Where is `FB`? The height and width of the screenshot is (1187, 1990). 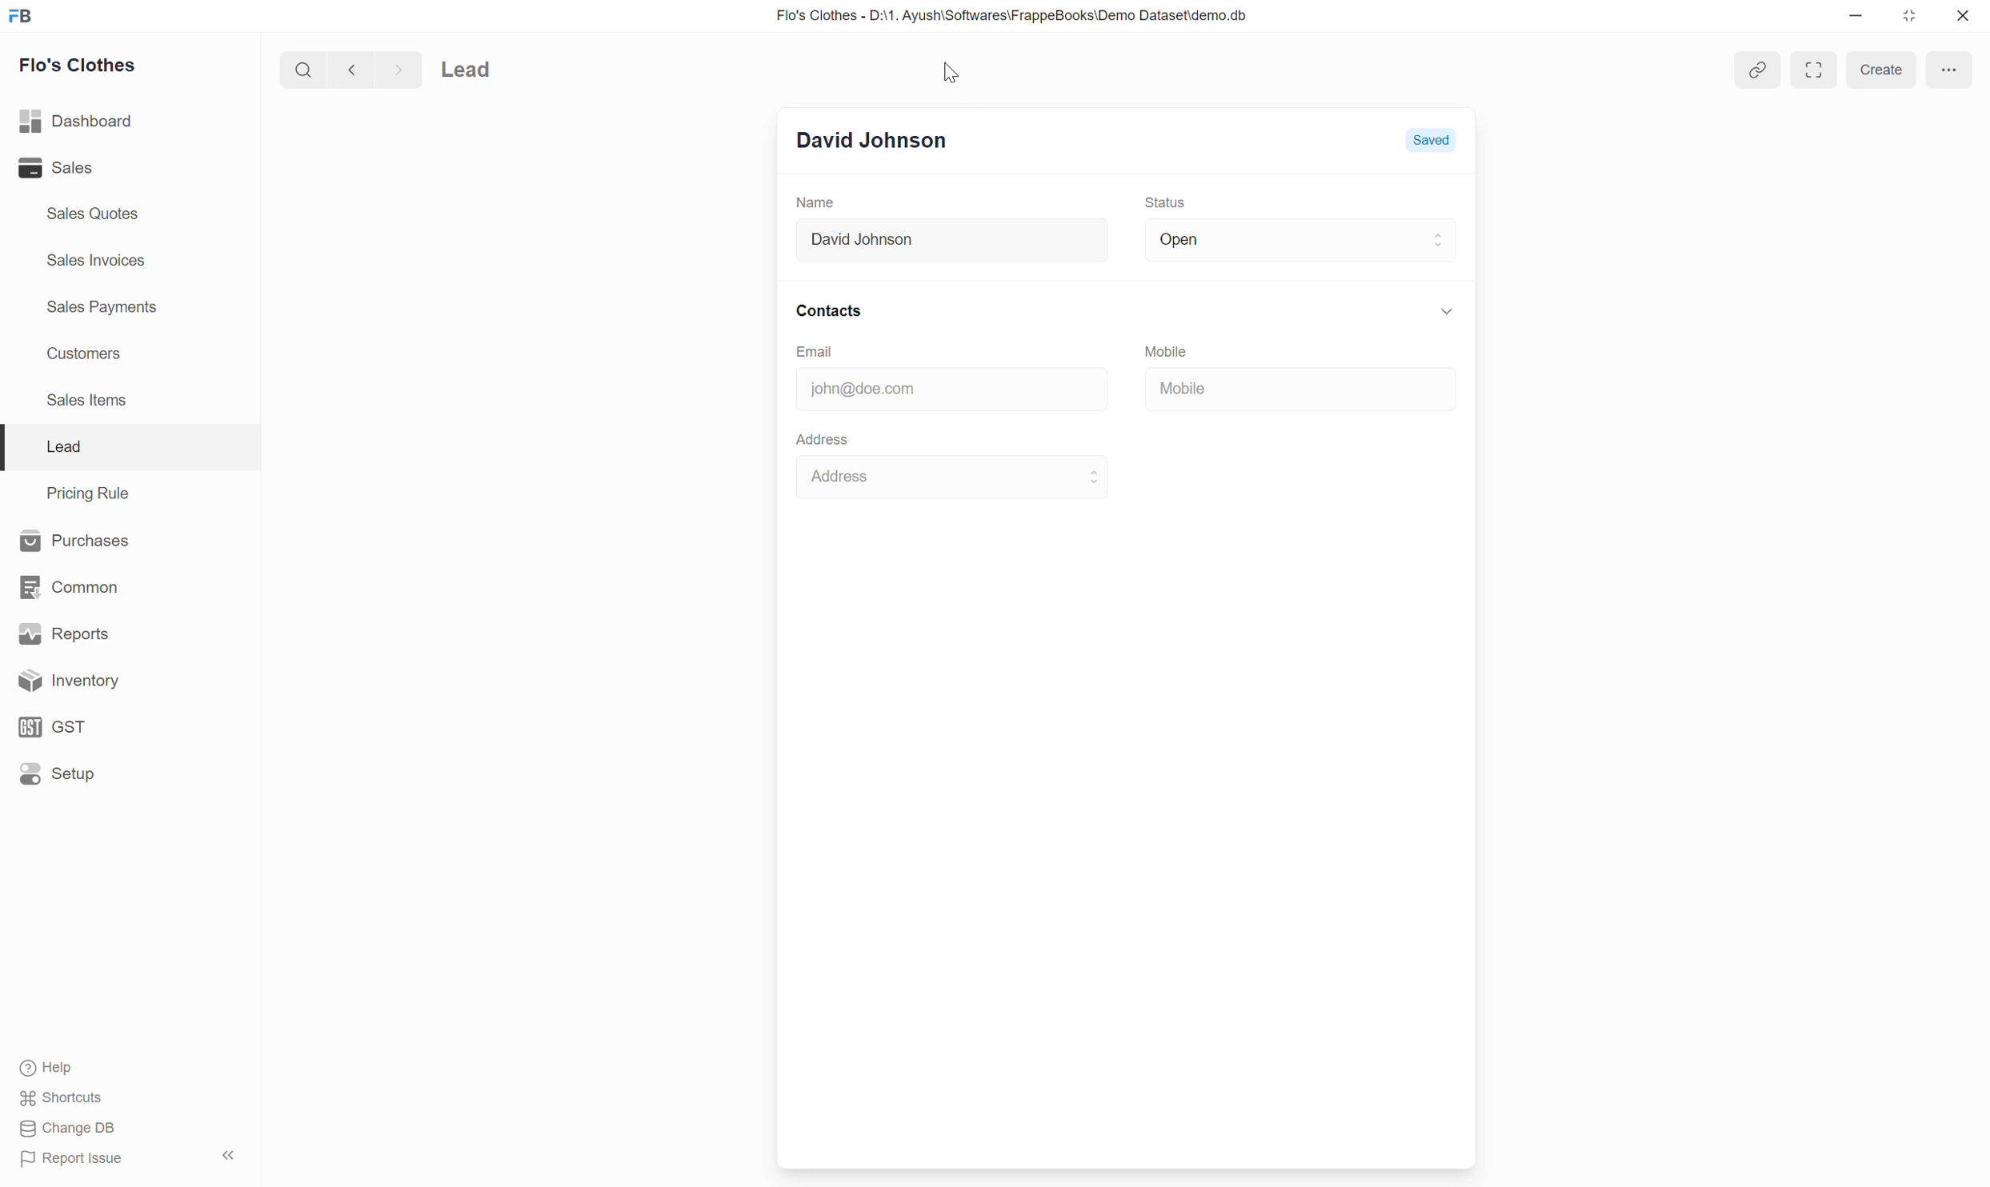 FB is located at coordinates (22, 17).